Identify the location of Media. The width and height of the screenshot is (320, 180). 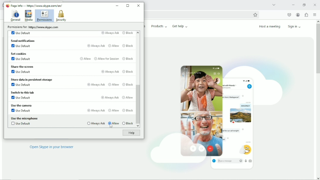
(28, 16).